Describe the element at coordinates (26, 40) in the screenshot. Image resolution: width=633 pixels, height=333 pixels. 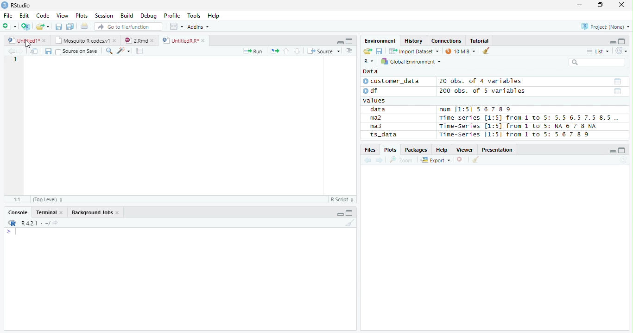
I see `Untitiled1` at that location.